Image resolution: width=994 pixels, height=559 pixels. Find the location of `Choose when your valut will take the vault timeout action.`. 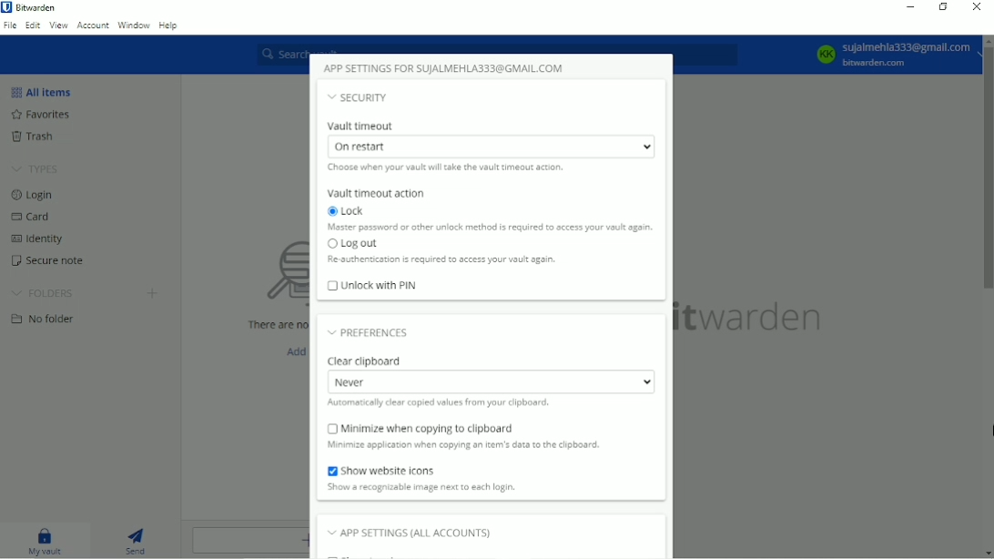

Choose when your valut will take the vault timeout action. is located at coordinates (453, 168).